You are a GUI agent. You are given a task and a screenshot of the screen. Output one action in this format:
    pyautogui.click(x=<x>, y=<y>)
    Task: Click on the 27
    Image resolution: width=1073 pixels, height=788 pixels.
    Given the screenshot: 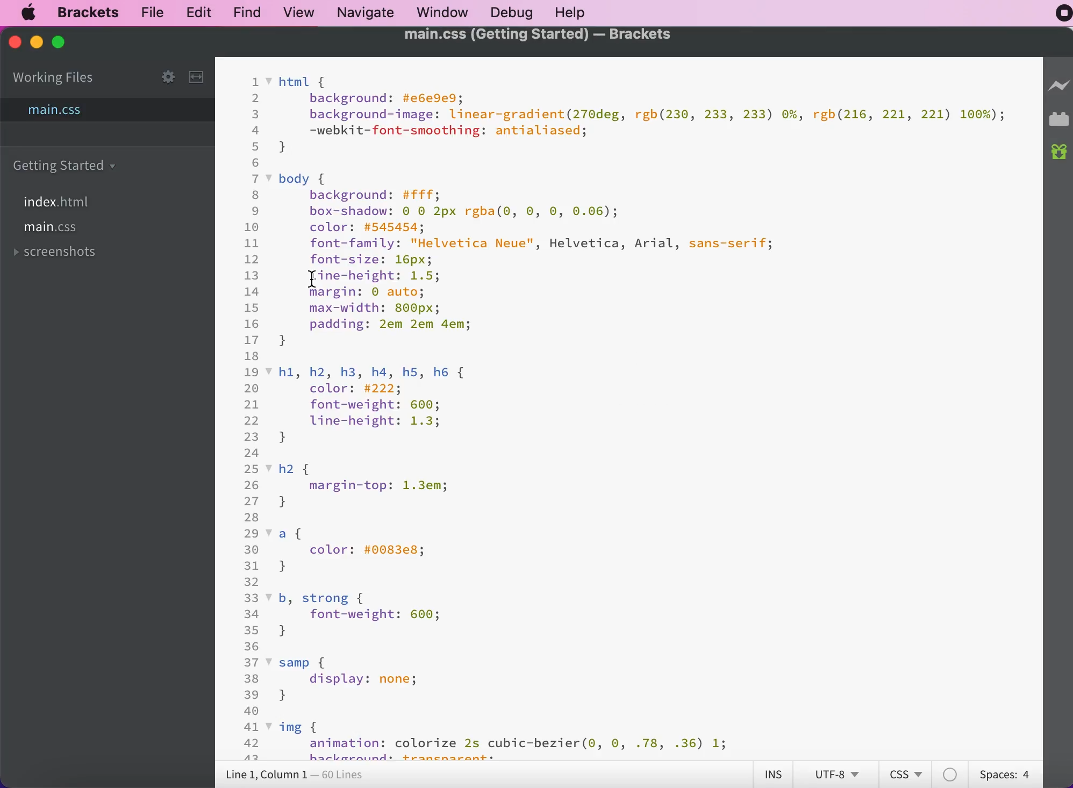 What is the action you would take?
    pyautogui.click(x=251, y=501)
    